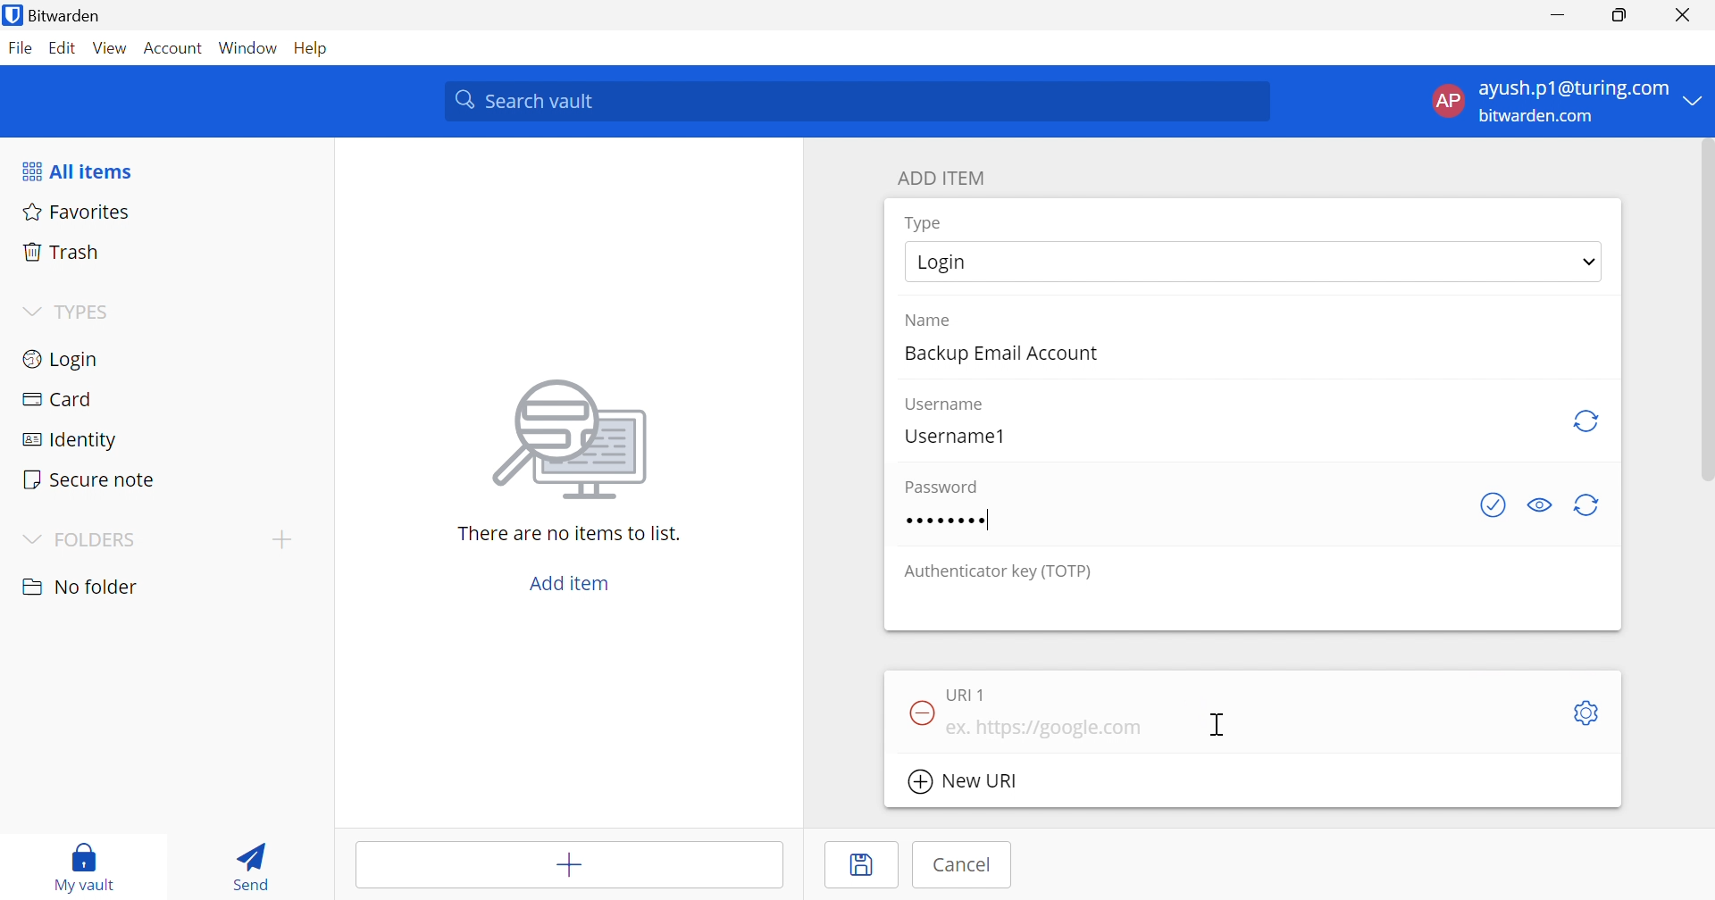 The image size is (1715, 900). I want to click on Send, so click(255, 865).